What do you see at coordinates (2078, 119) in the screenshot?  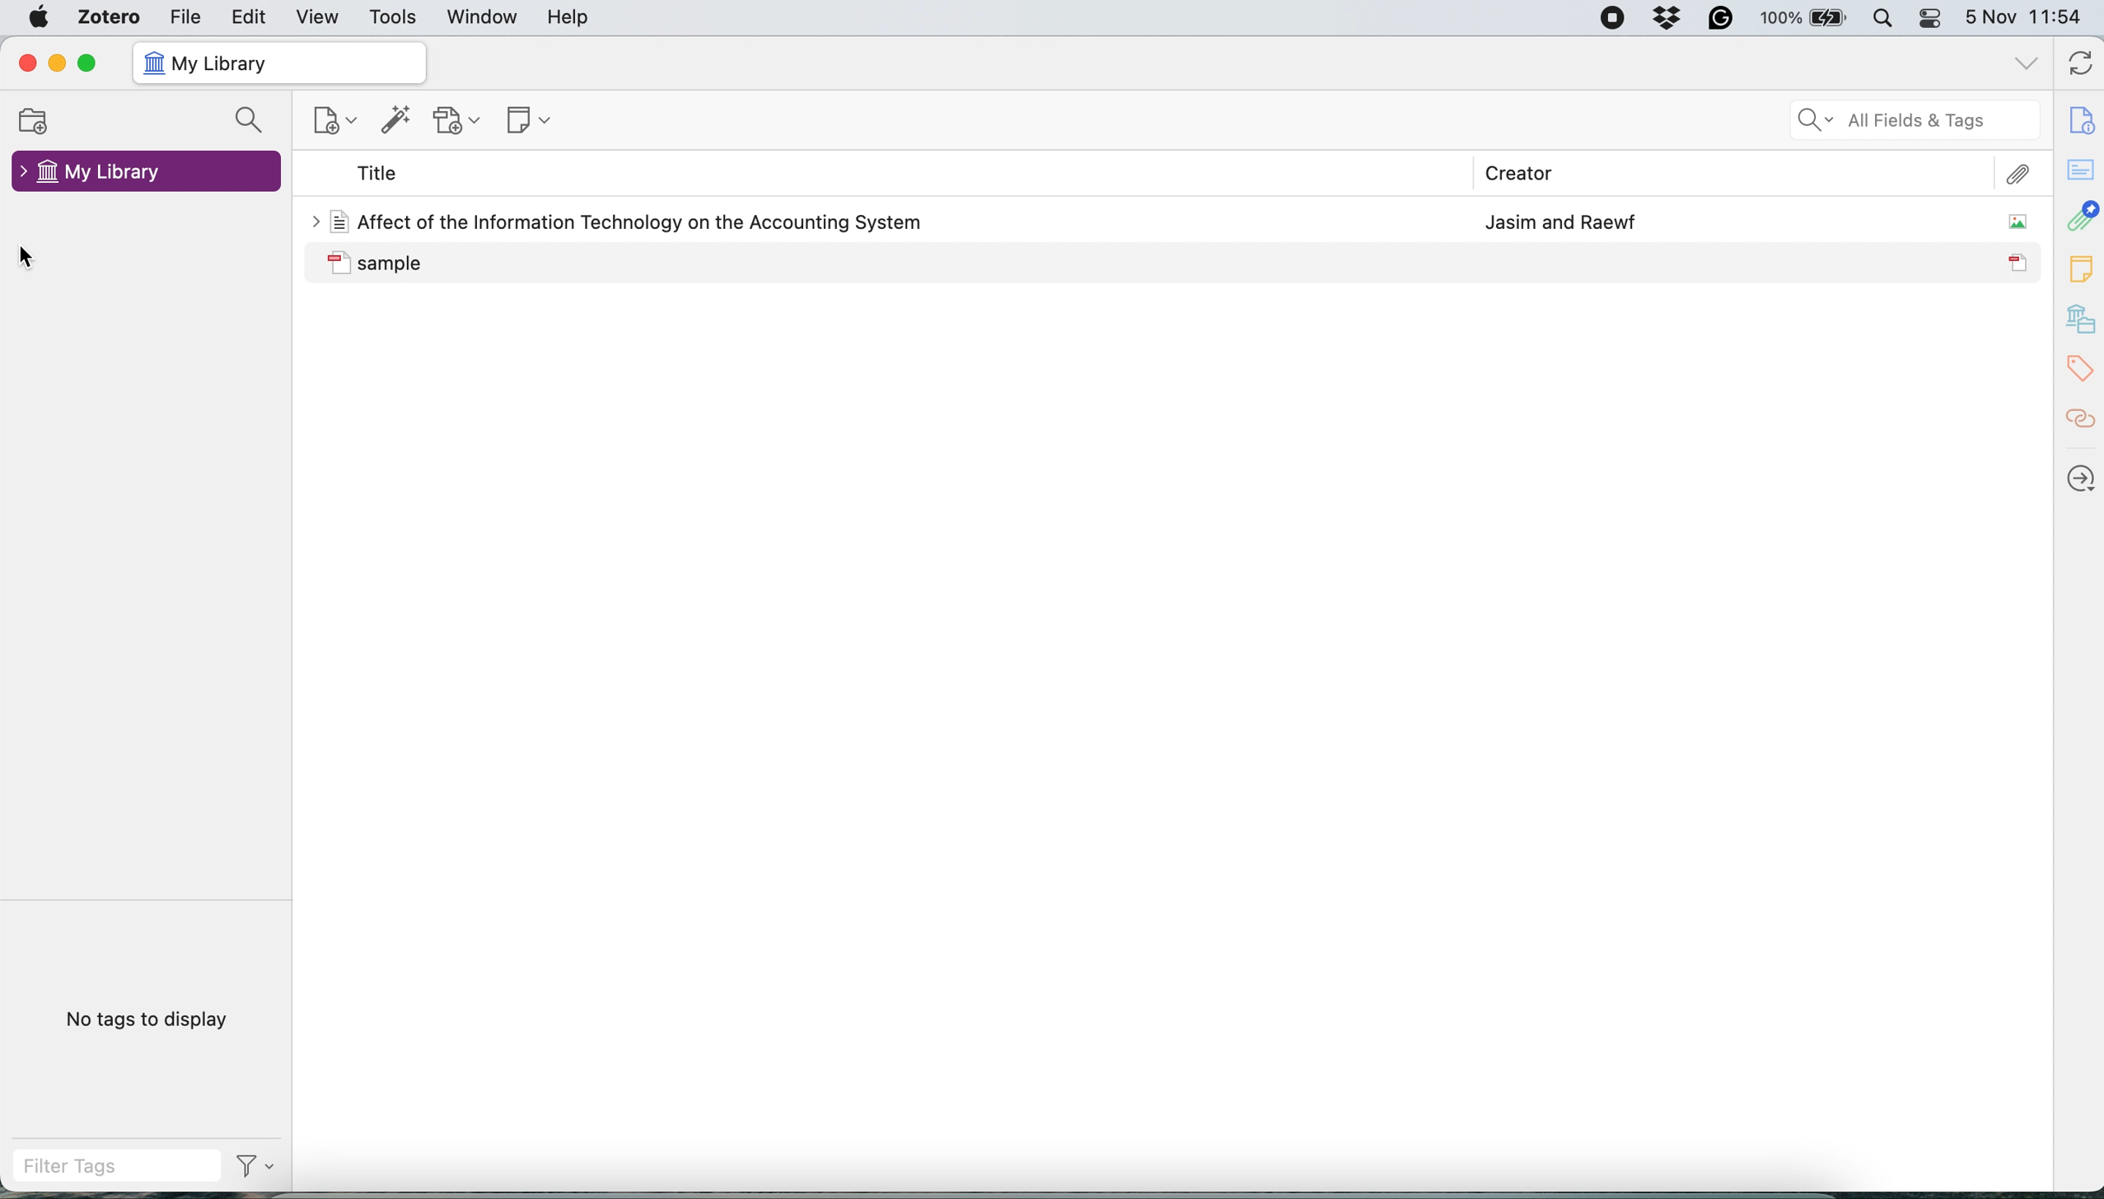 I see `item info` at bounding box center [2078, 119].